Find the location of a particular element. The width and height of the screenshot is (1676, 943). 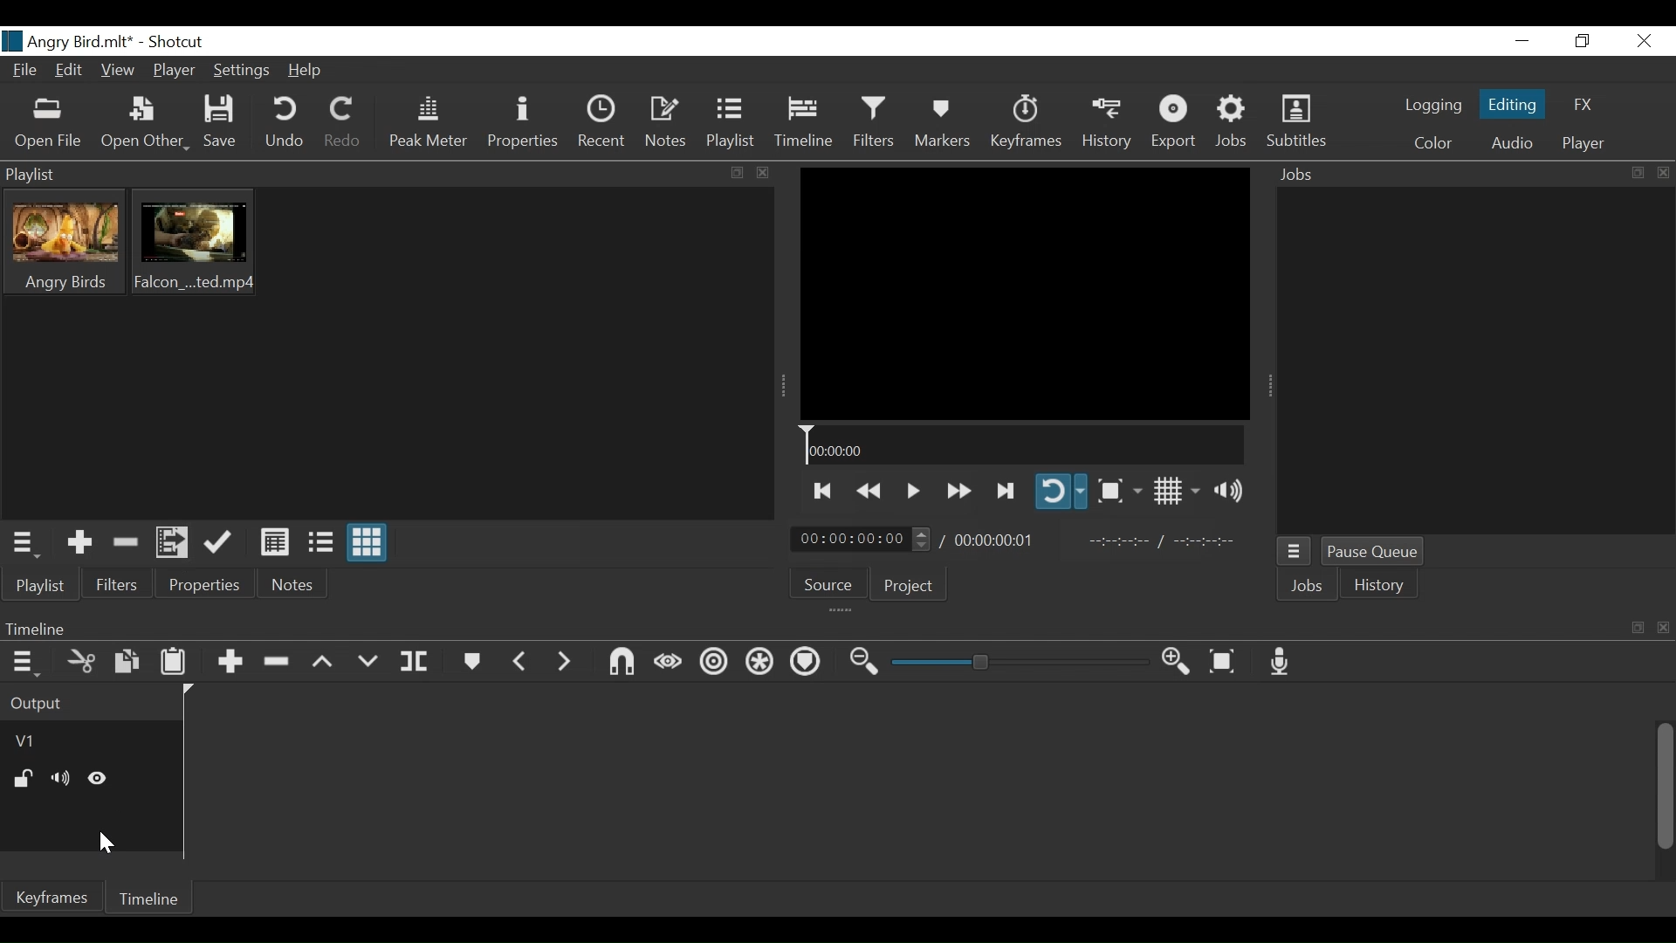

Split at playhead is located at coordinates (415, 661).